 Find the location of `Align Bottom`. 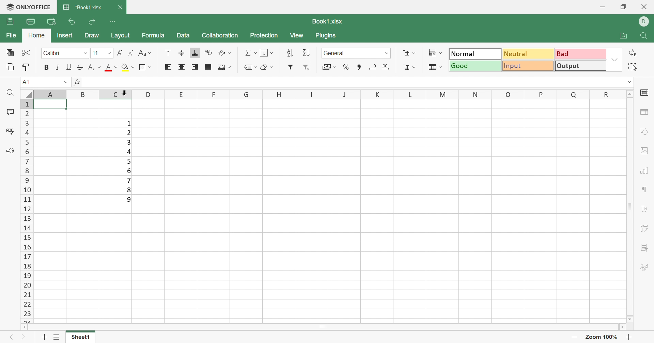

Align Bottom is located at coordinates (196, 52).